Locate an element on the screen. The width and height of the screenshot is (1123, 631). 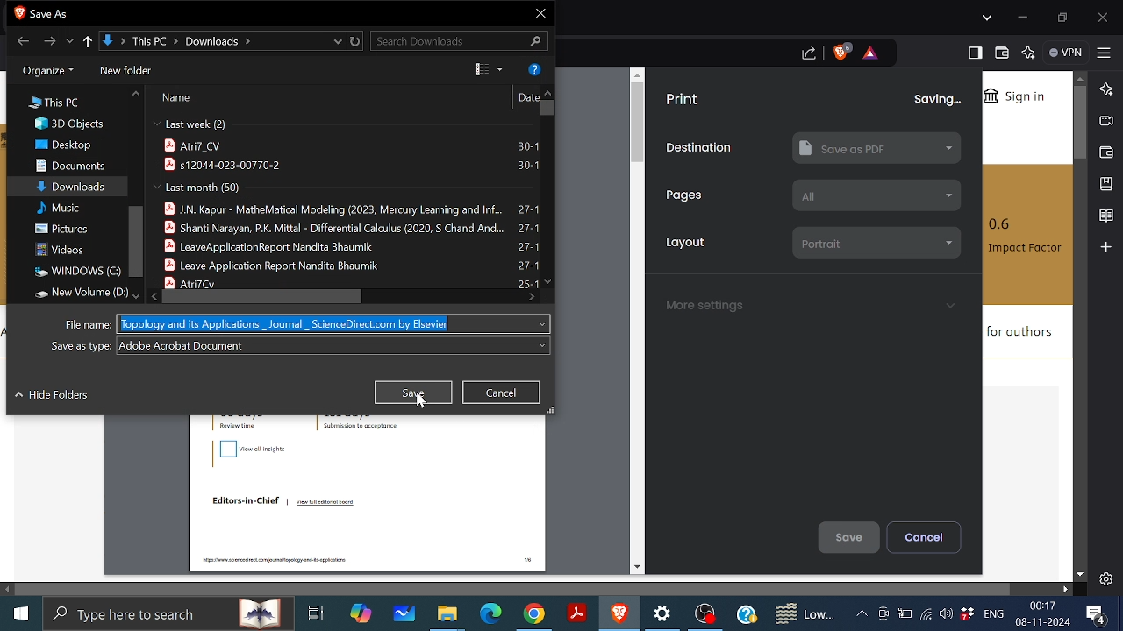
all is located at coordinates (878, 195).